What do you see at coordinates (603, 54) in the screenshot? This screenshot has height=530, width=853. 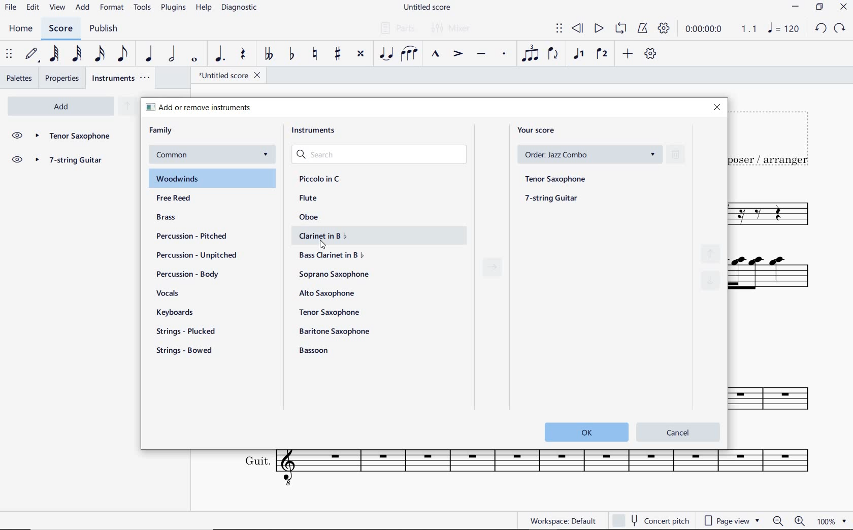 I see `VOICE 2` at bounding box center [603, 54].